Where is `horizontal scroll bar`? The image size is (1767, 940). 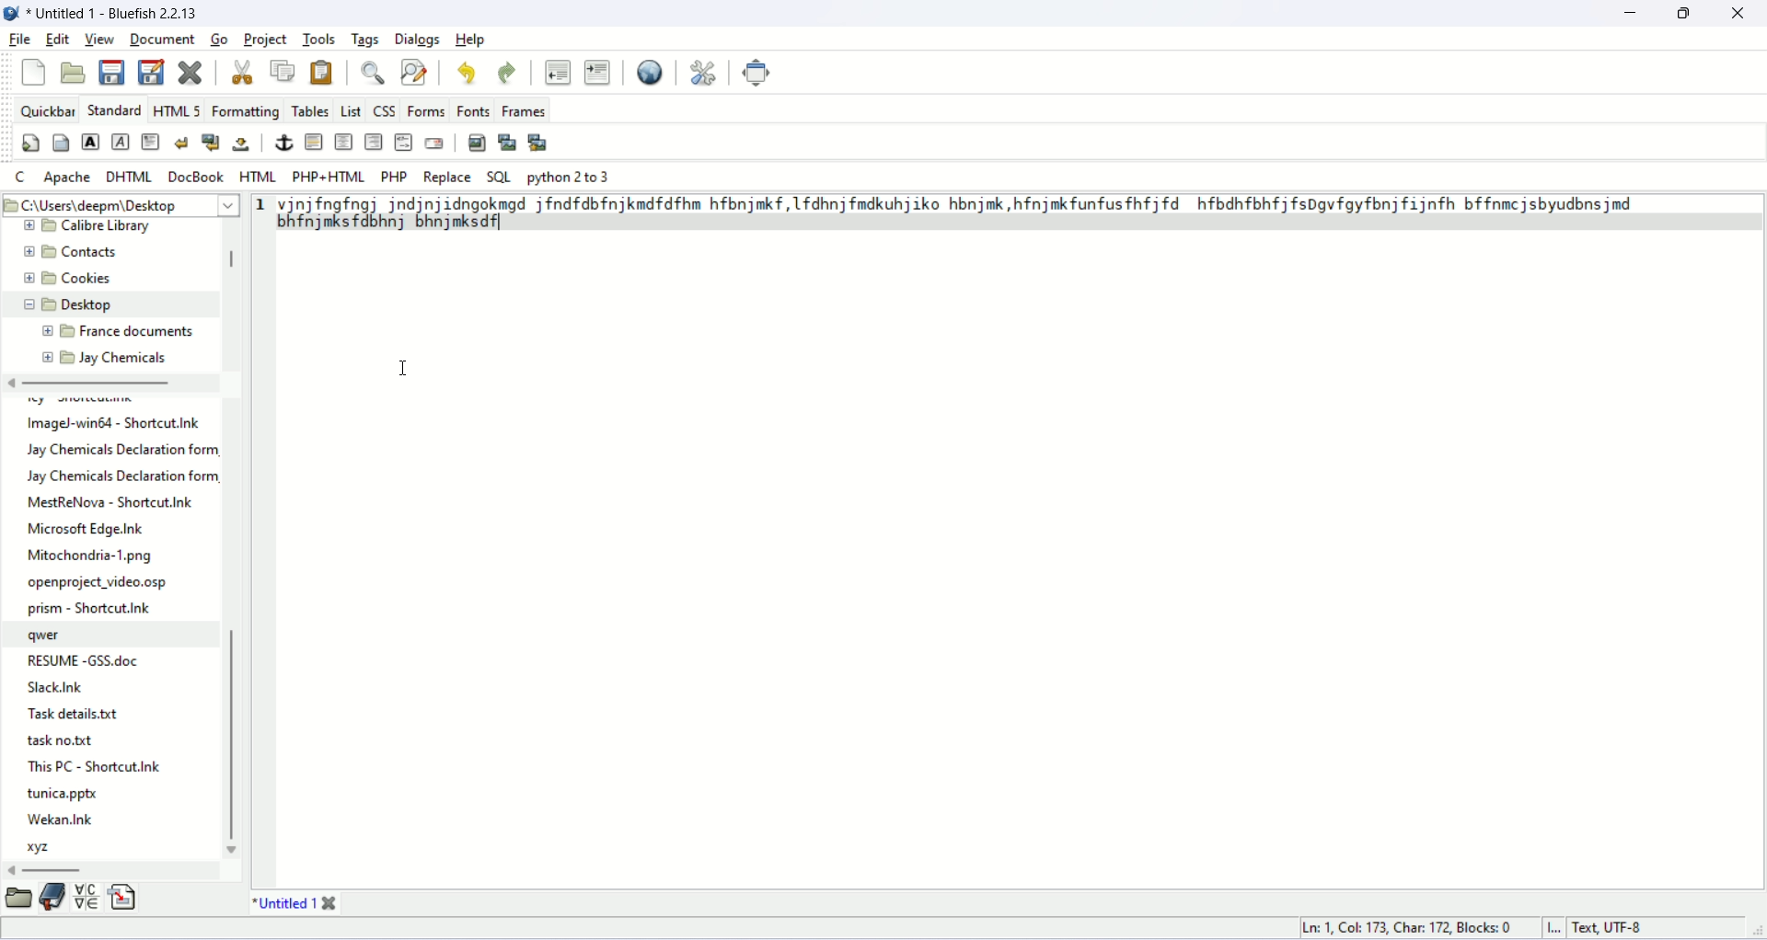
horizontal scroll bar is located at coordinates (95, 384).